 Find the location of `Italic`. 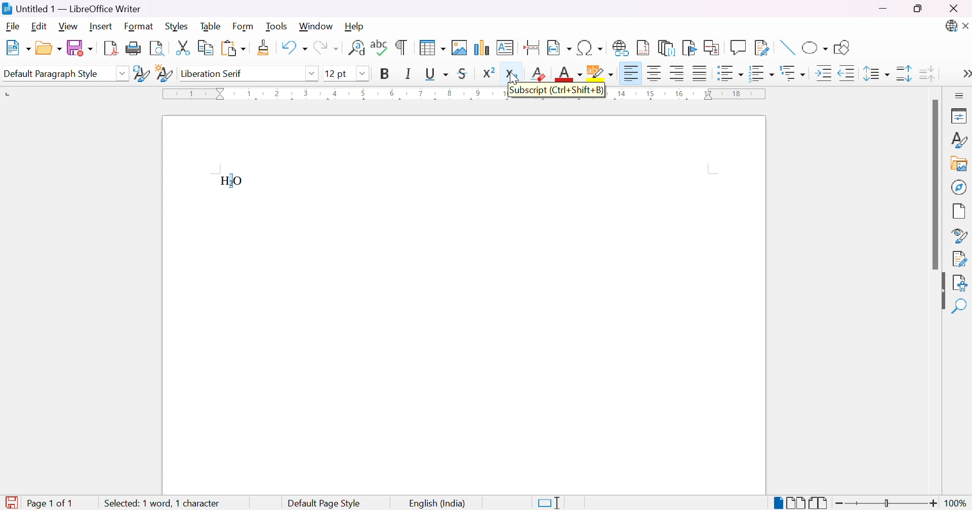

Italic is located at coordinates (409, 73).